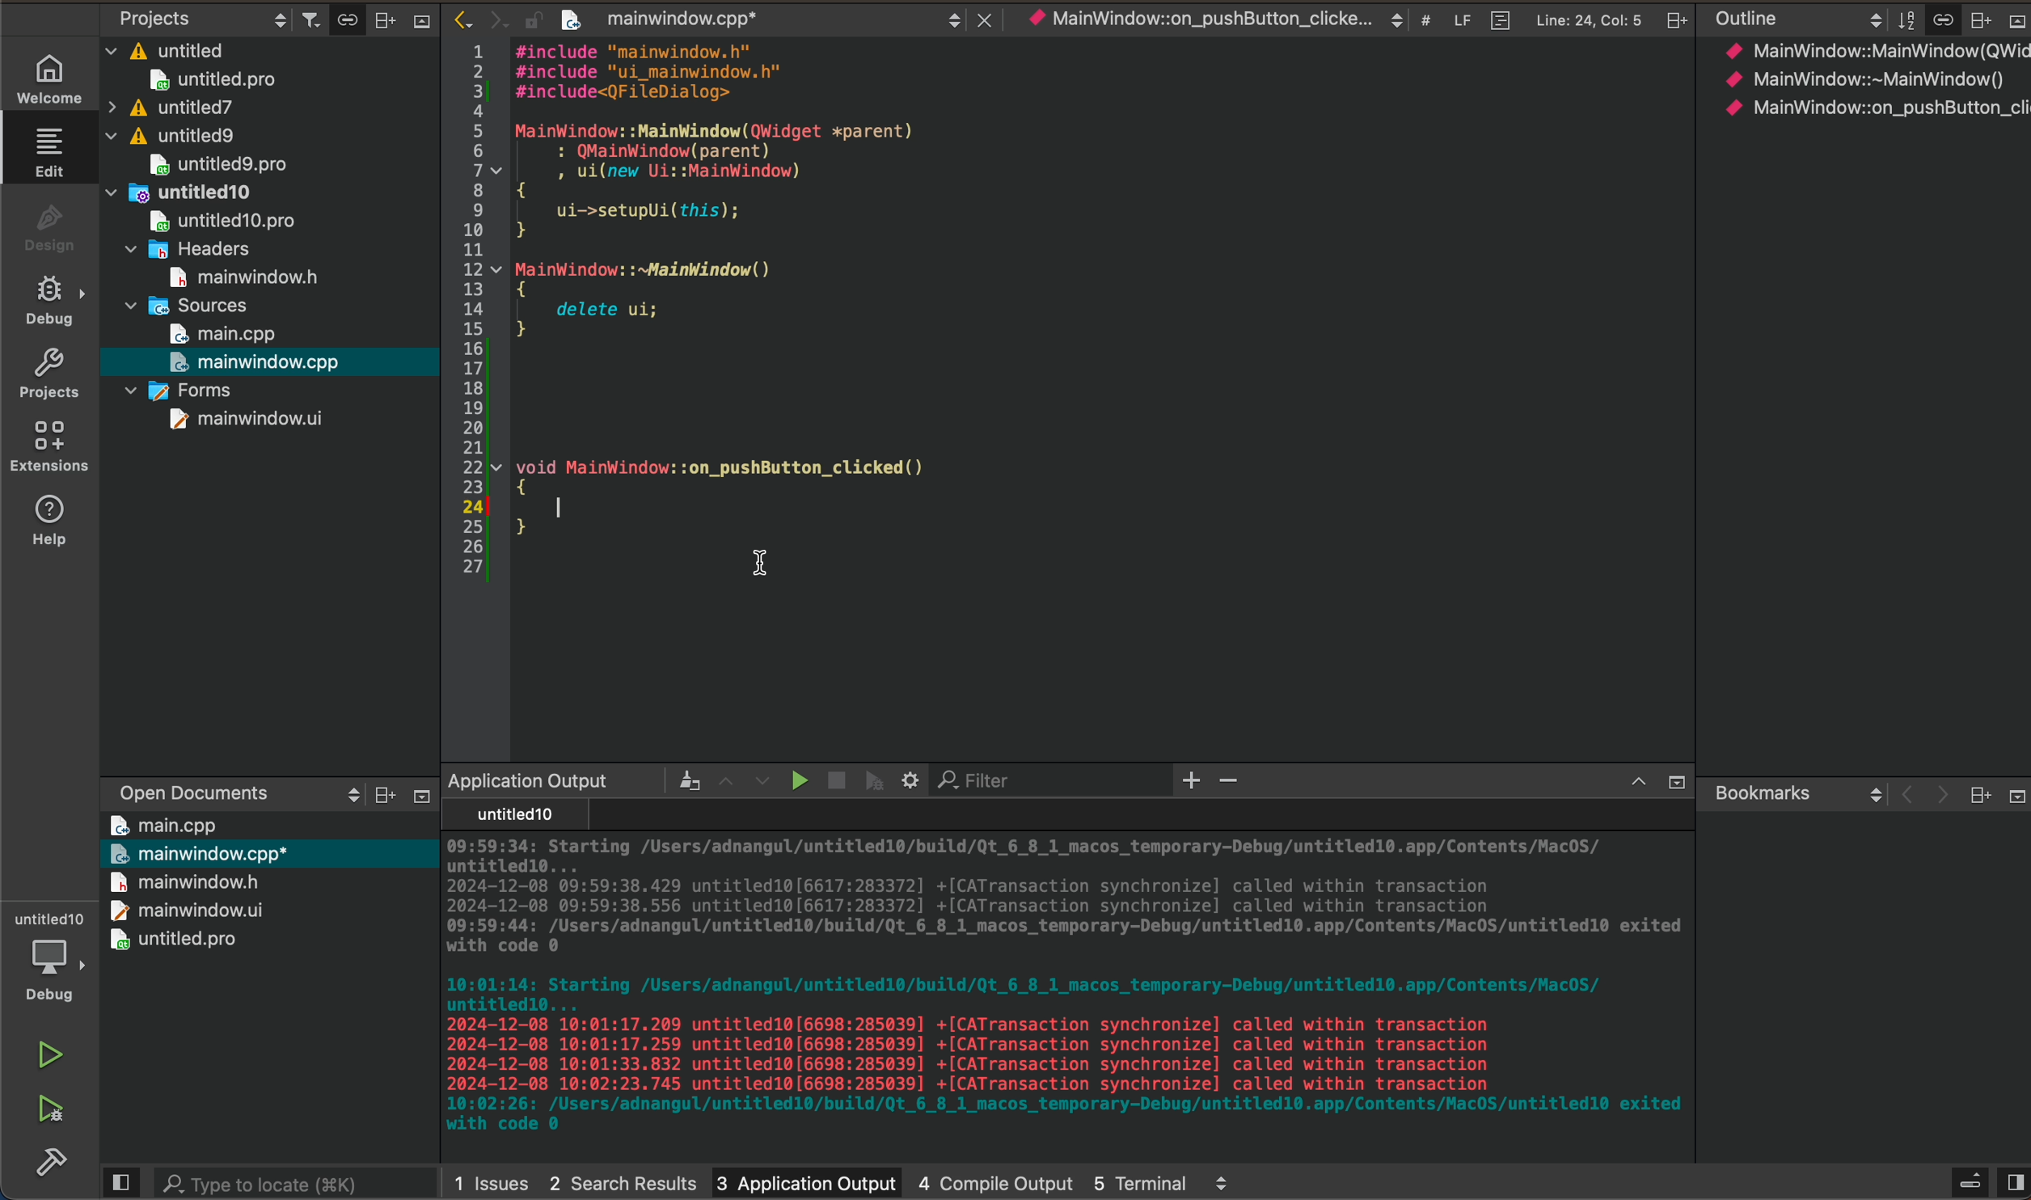  What do you see at coordinates (677, 780) in the screenshot?
I see `` at bounding box center [677, 780].